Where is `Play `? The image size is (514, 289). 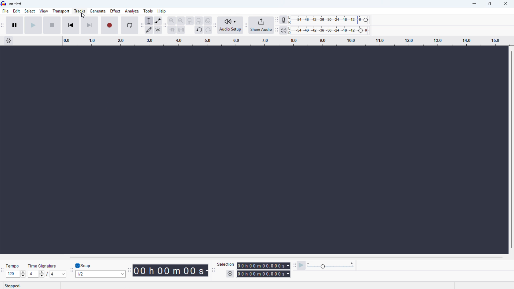
Play  is located at coordinates (34, 25).